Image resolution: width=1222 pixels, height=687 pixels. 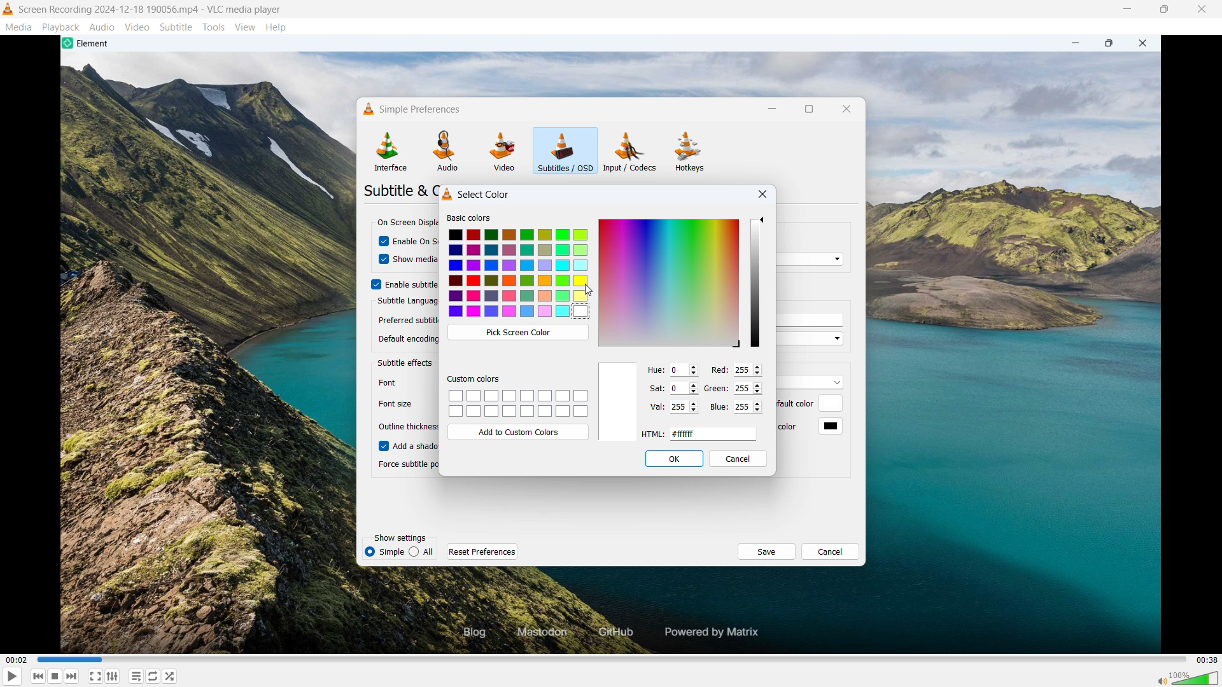 I want to click on checkbox, so click(x=379, y=445).